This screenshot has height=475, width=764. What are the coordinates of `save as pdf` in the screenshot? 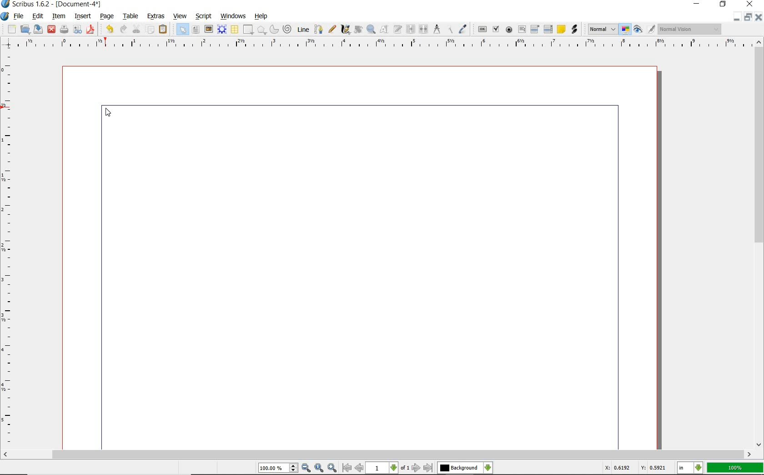 It's located at (91, 29).